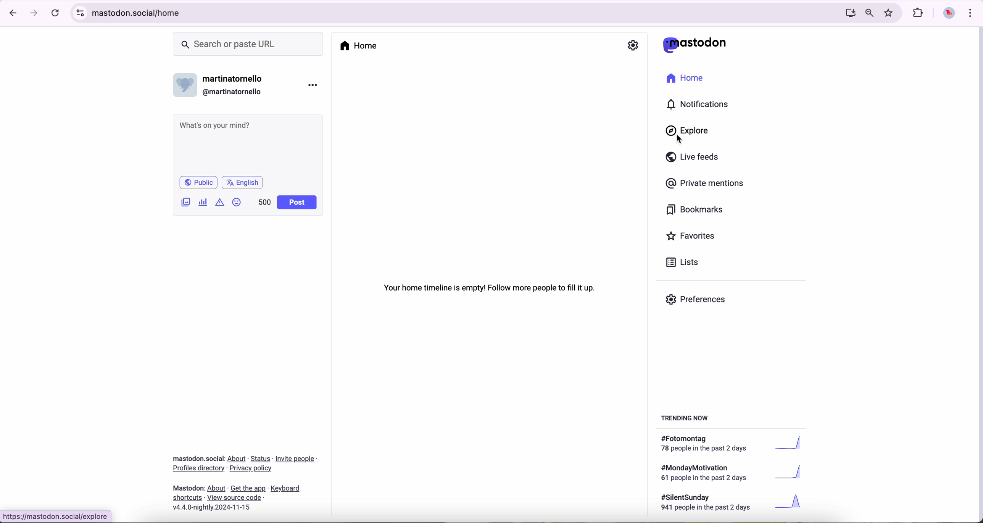 The image size is (983, 523). I want to click on public, so click(198, 182).